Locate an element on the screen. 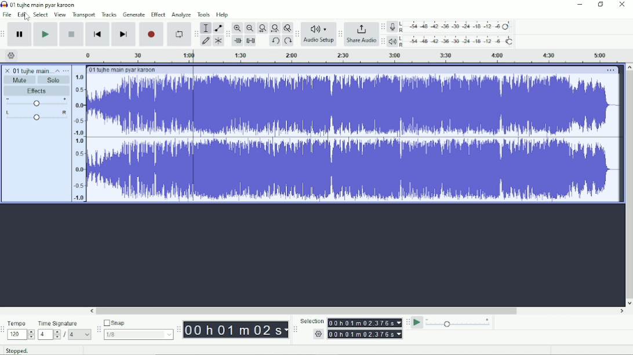 The height and width of the screenshot is (355, 633). Tools is located at coordinates (203, 14).